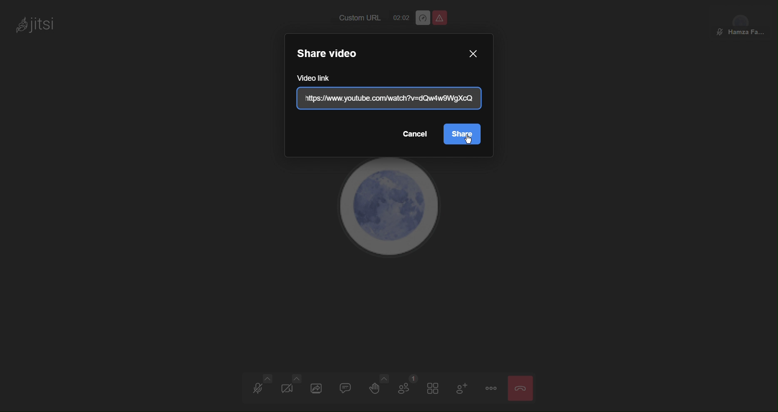  What do you see at coordinates (391, 213) in the screenshot?
I see `Account PFP` at bounding box center [391, 213].